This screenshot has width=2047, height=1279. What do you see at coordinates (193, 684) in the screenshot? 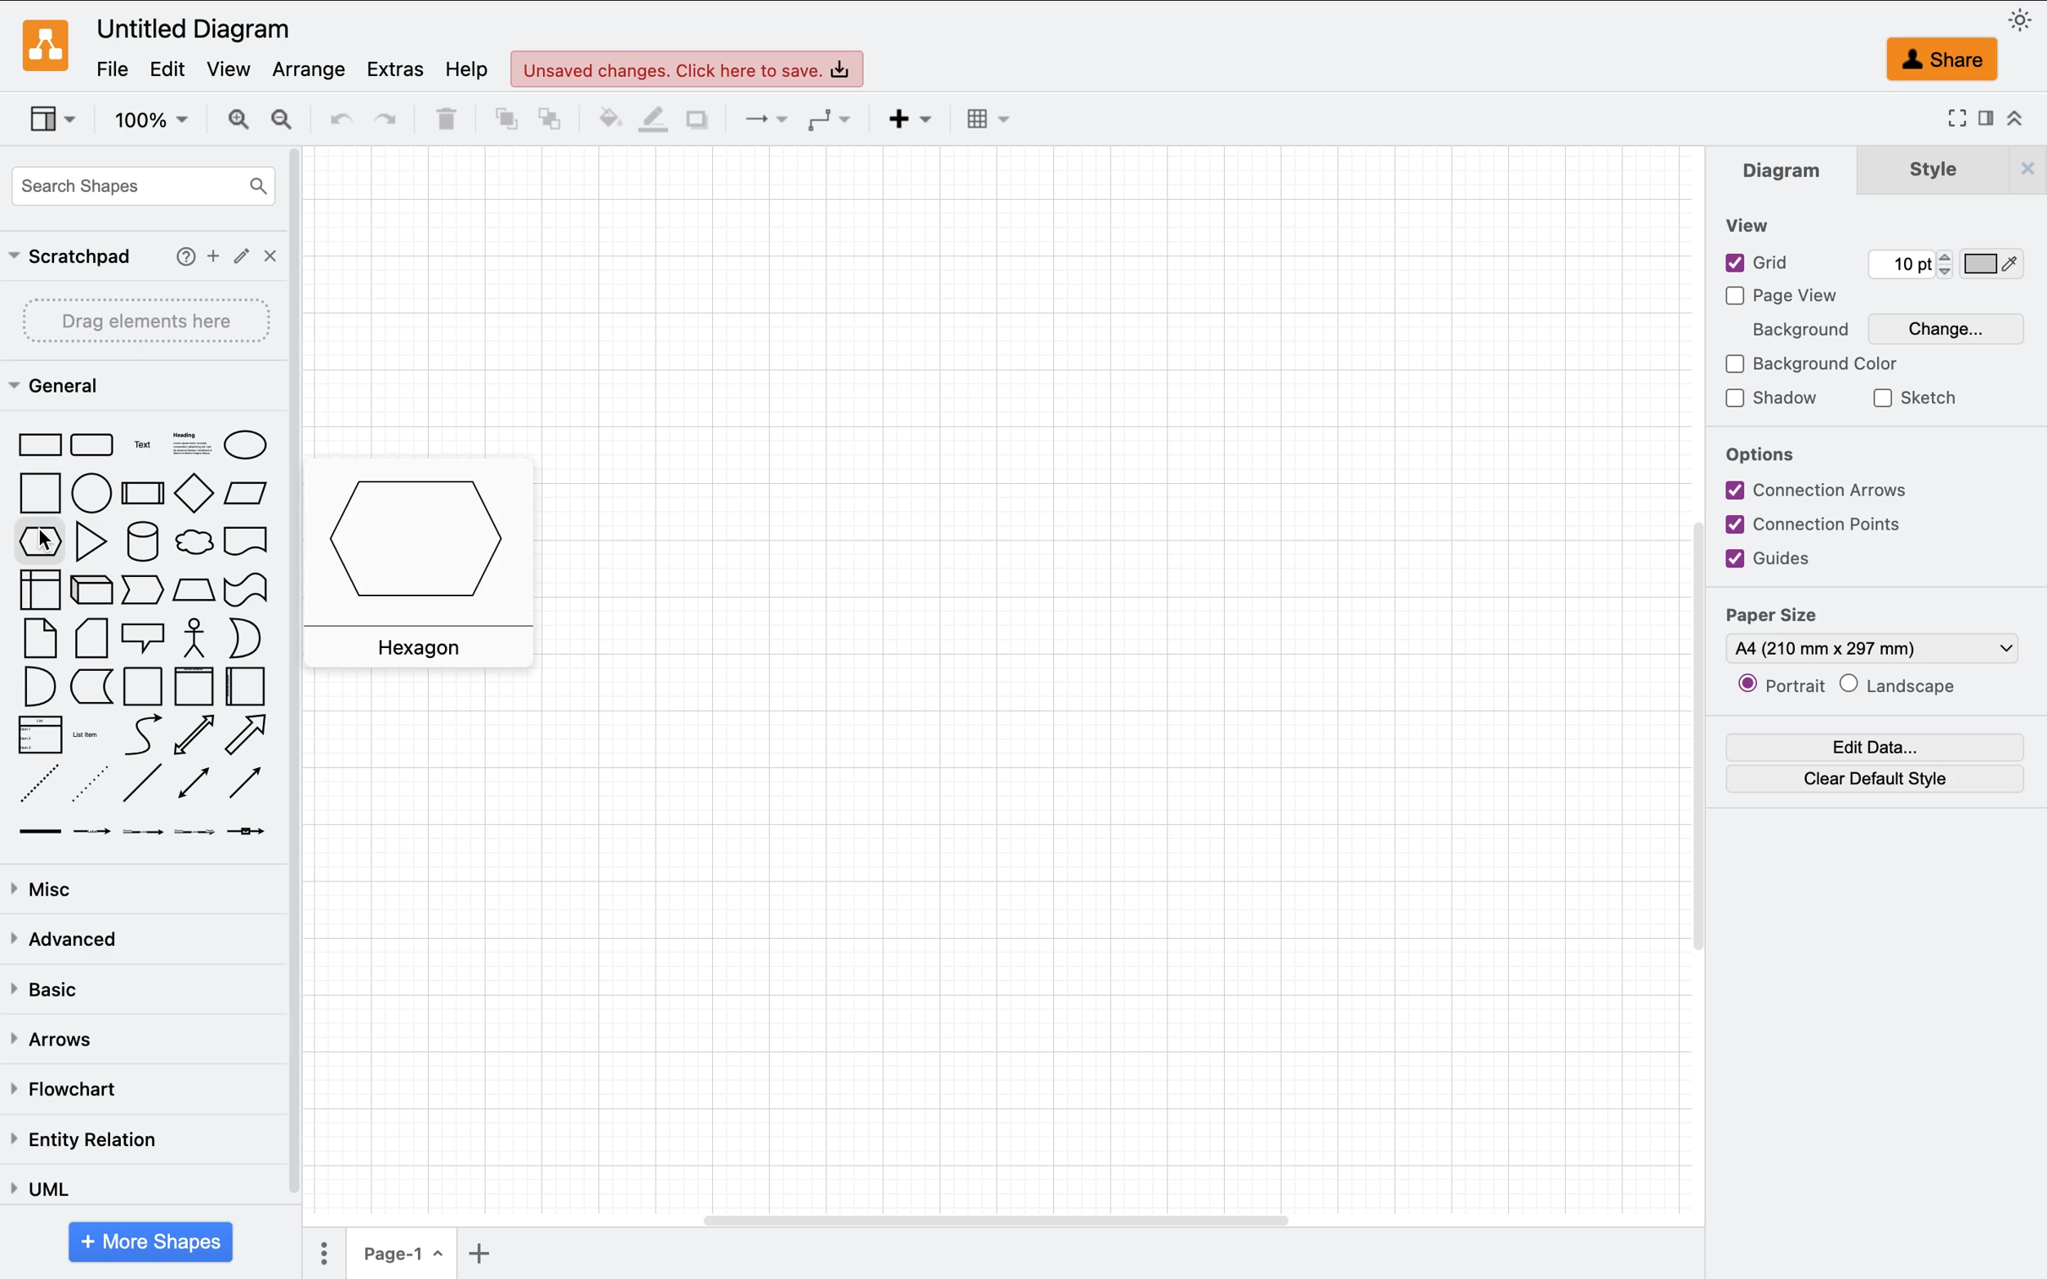
I see `vertical container` at bounding box center [193, 684].